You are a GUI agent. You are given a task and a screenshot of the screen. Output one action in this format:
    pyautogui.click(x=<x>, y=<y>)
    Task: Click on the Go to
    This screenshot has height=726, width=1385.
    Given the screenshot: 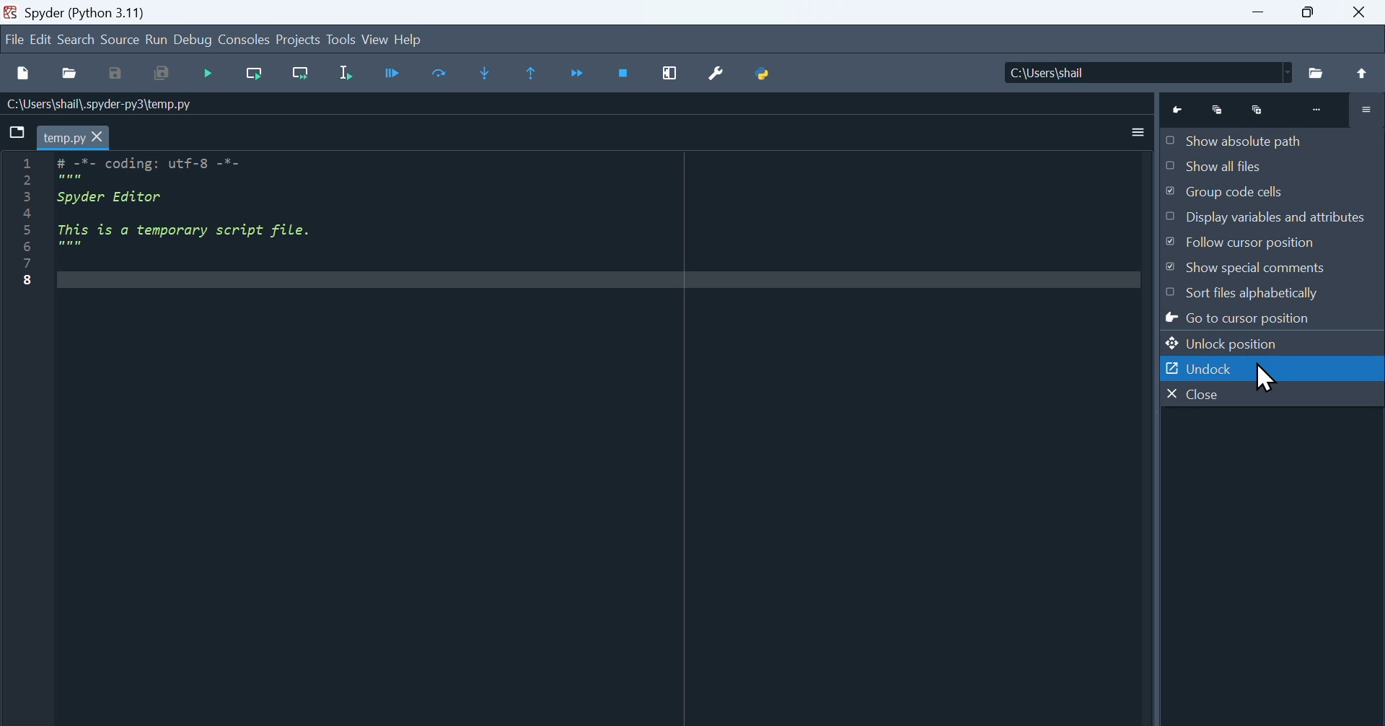 What is the action you would take?
    pyautogui.click(x=1179, y=111)
    